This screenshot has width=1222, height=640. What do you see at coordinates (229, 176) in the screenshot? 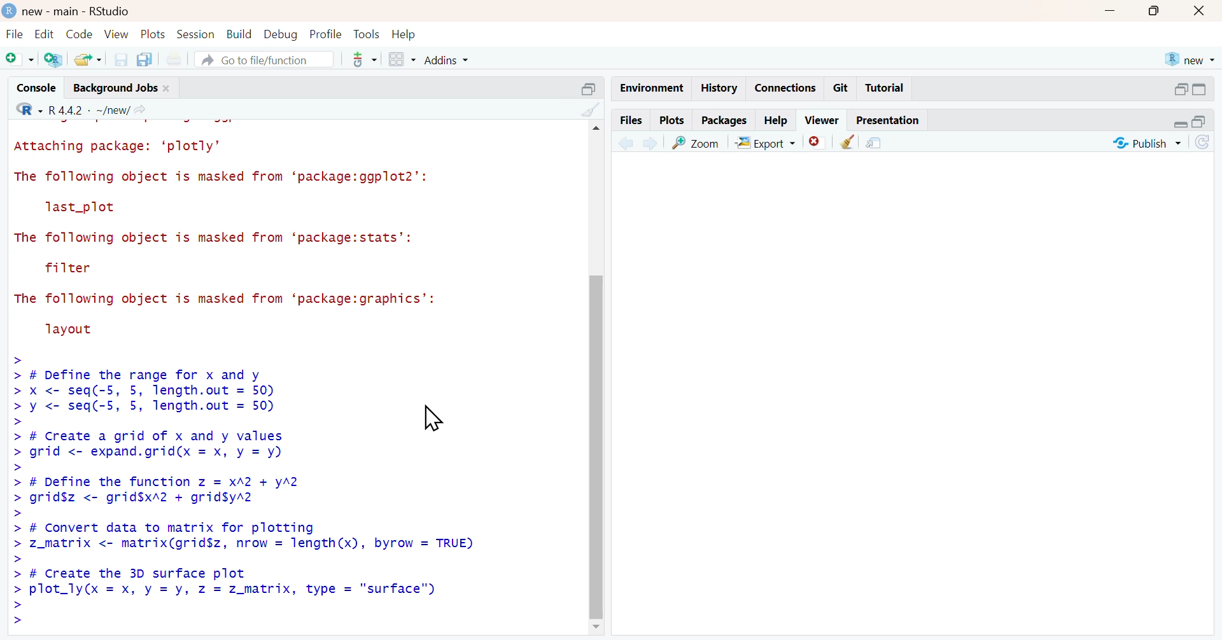
I see `The following object is masked from ‘package:ggplot2’:` at bounding box center [229, 176].